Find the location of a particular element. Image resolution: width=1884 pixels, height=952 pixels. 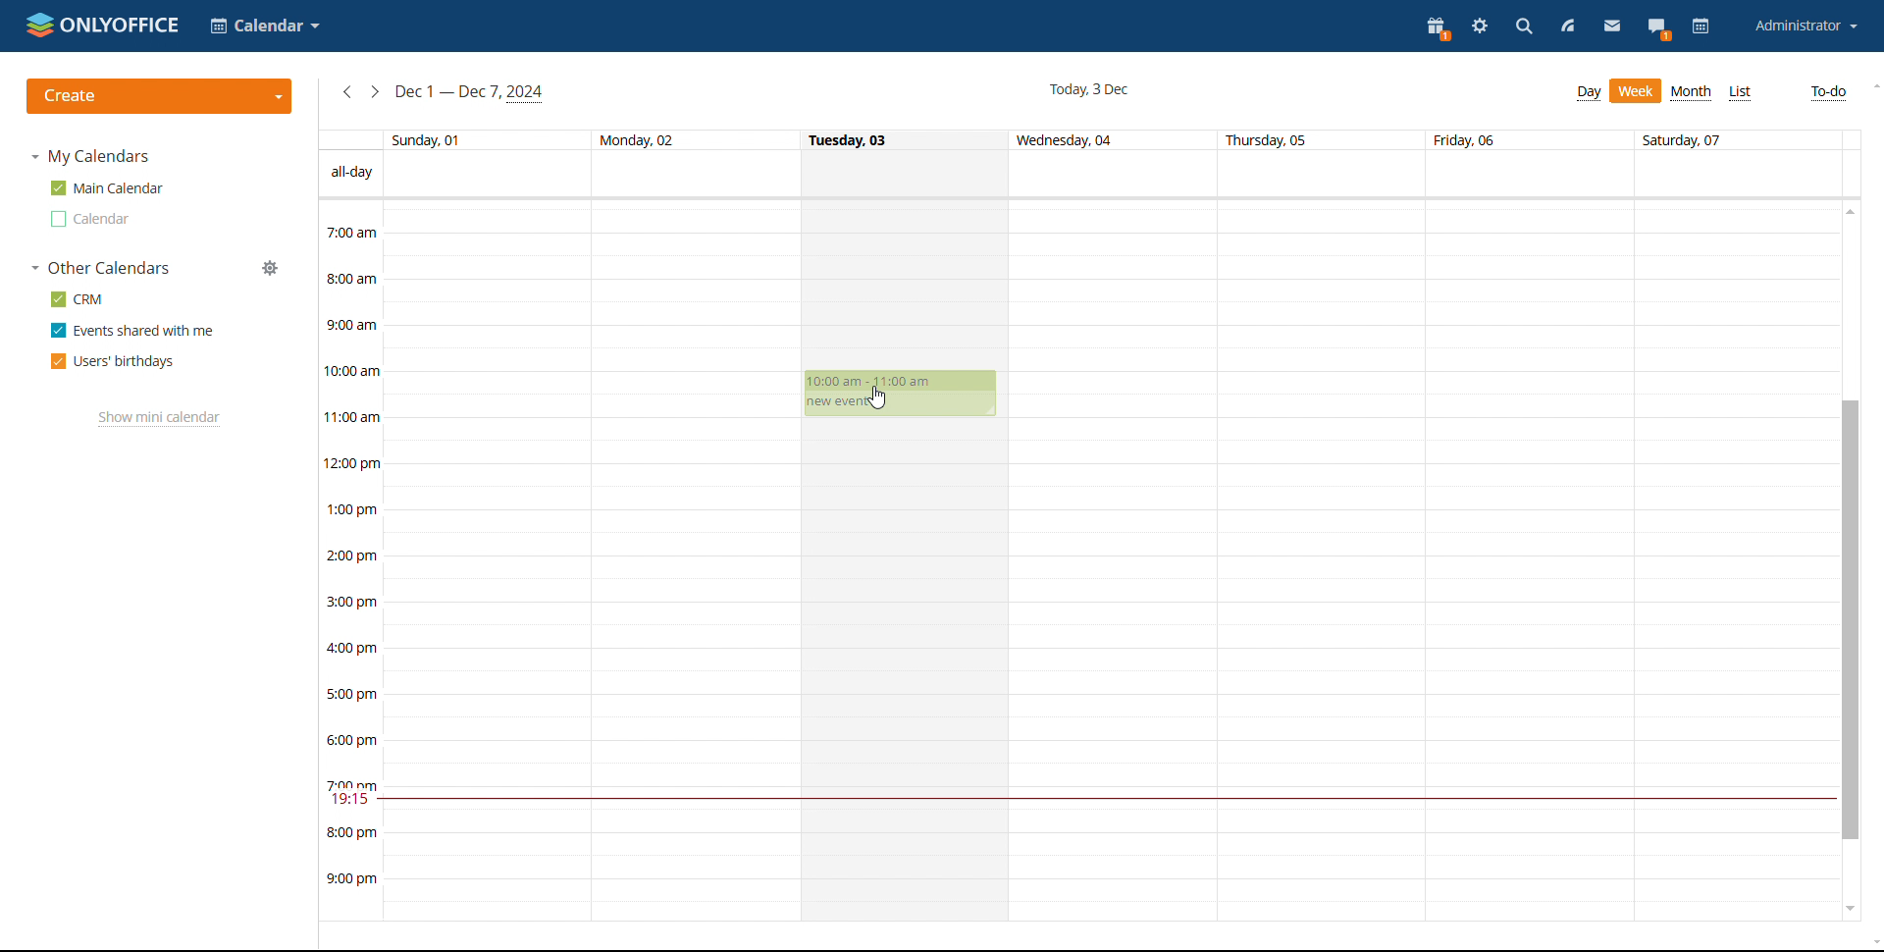

chat is located at coordinates (1658, 27).